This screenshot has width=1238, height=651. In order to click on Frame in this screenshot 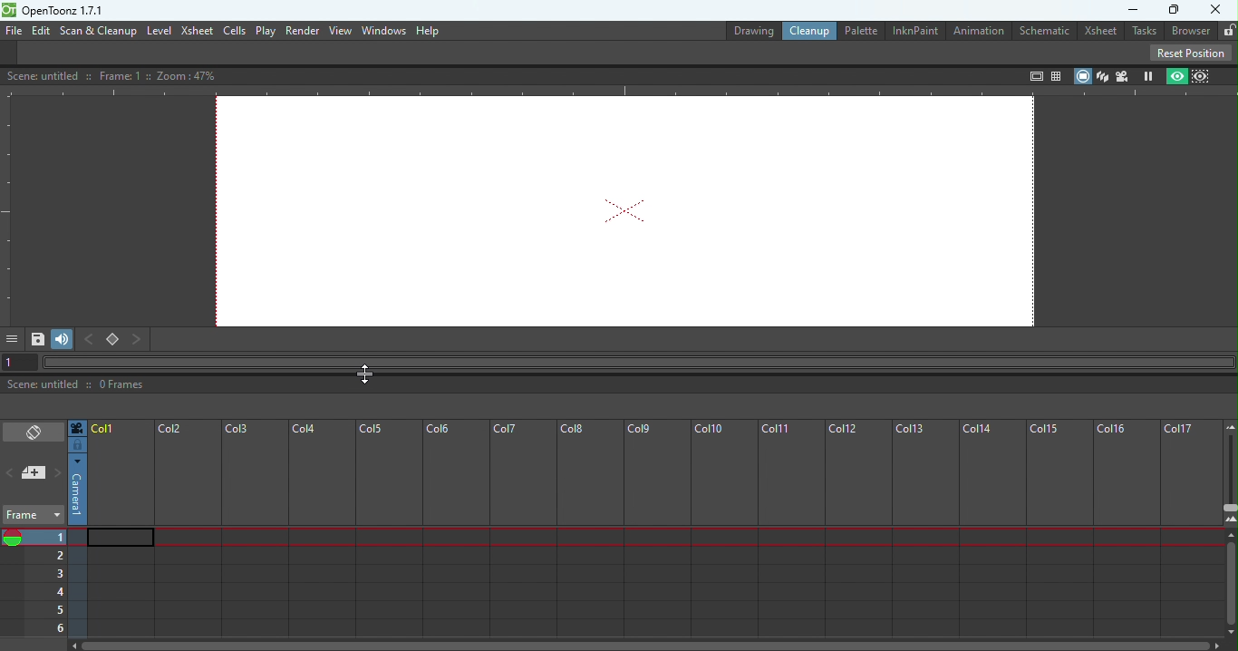, I will do `click(655, 527)`.